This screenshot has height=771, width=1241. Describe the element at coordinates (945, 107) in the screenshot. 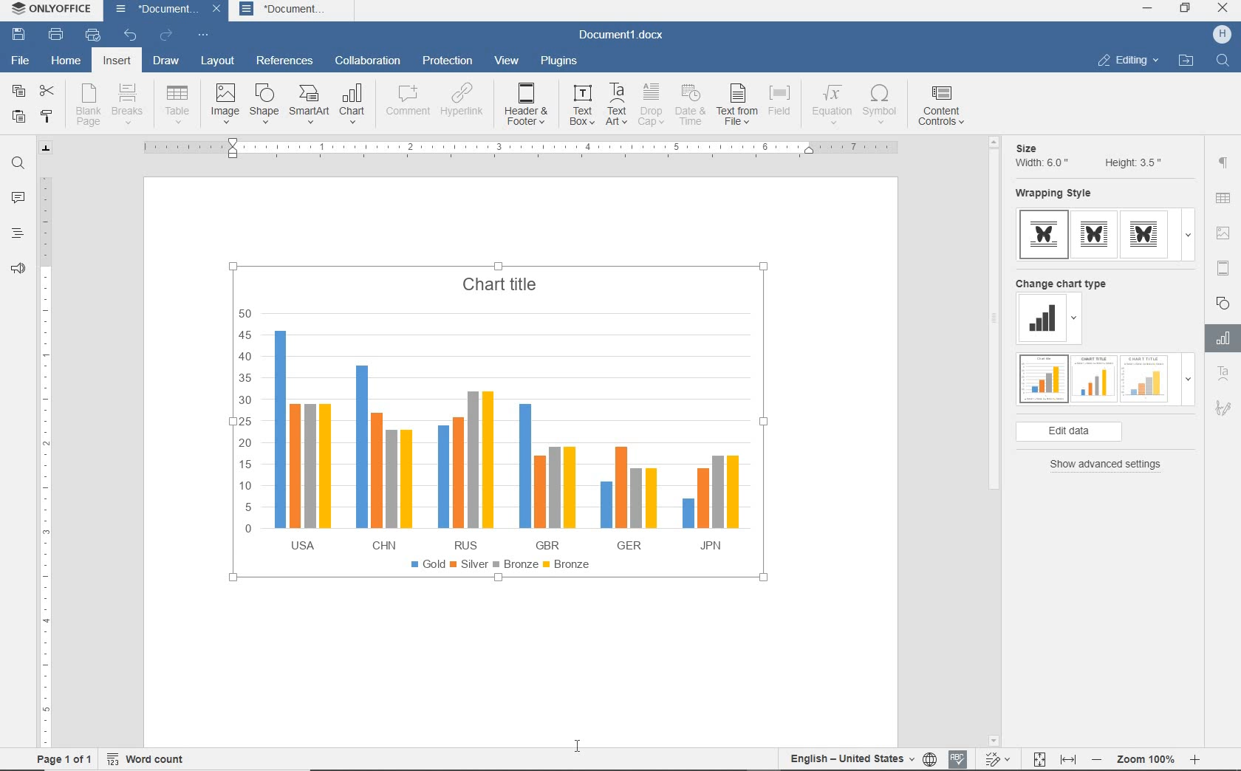

I see `comment controls` at that location.